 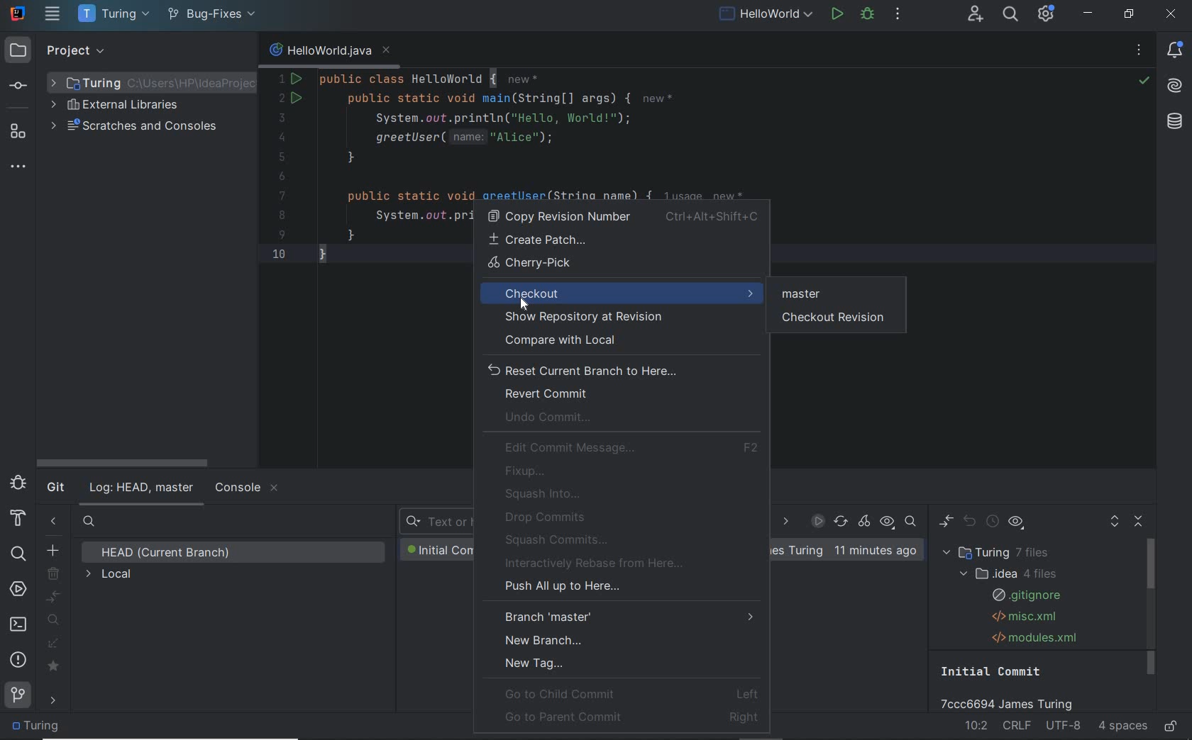 I want to click on no highlighted error, so click(x=1143, y=81).